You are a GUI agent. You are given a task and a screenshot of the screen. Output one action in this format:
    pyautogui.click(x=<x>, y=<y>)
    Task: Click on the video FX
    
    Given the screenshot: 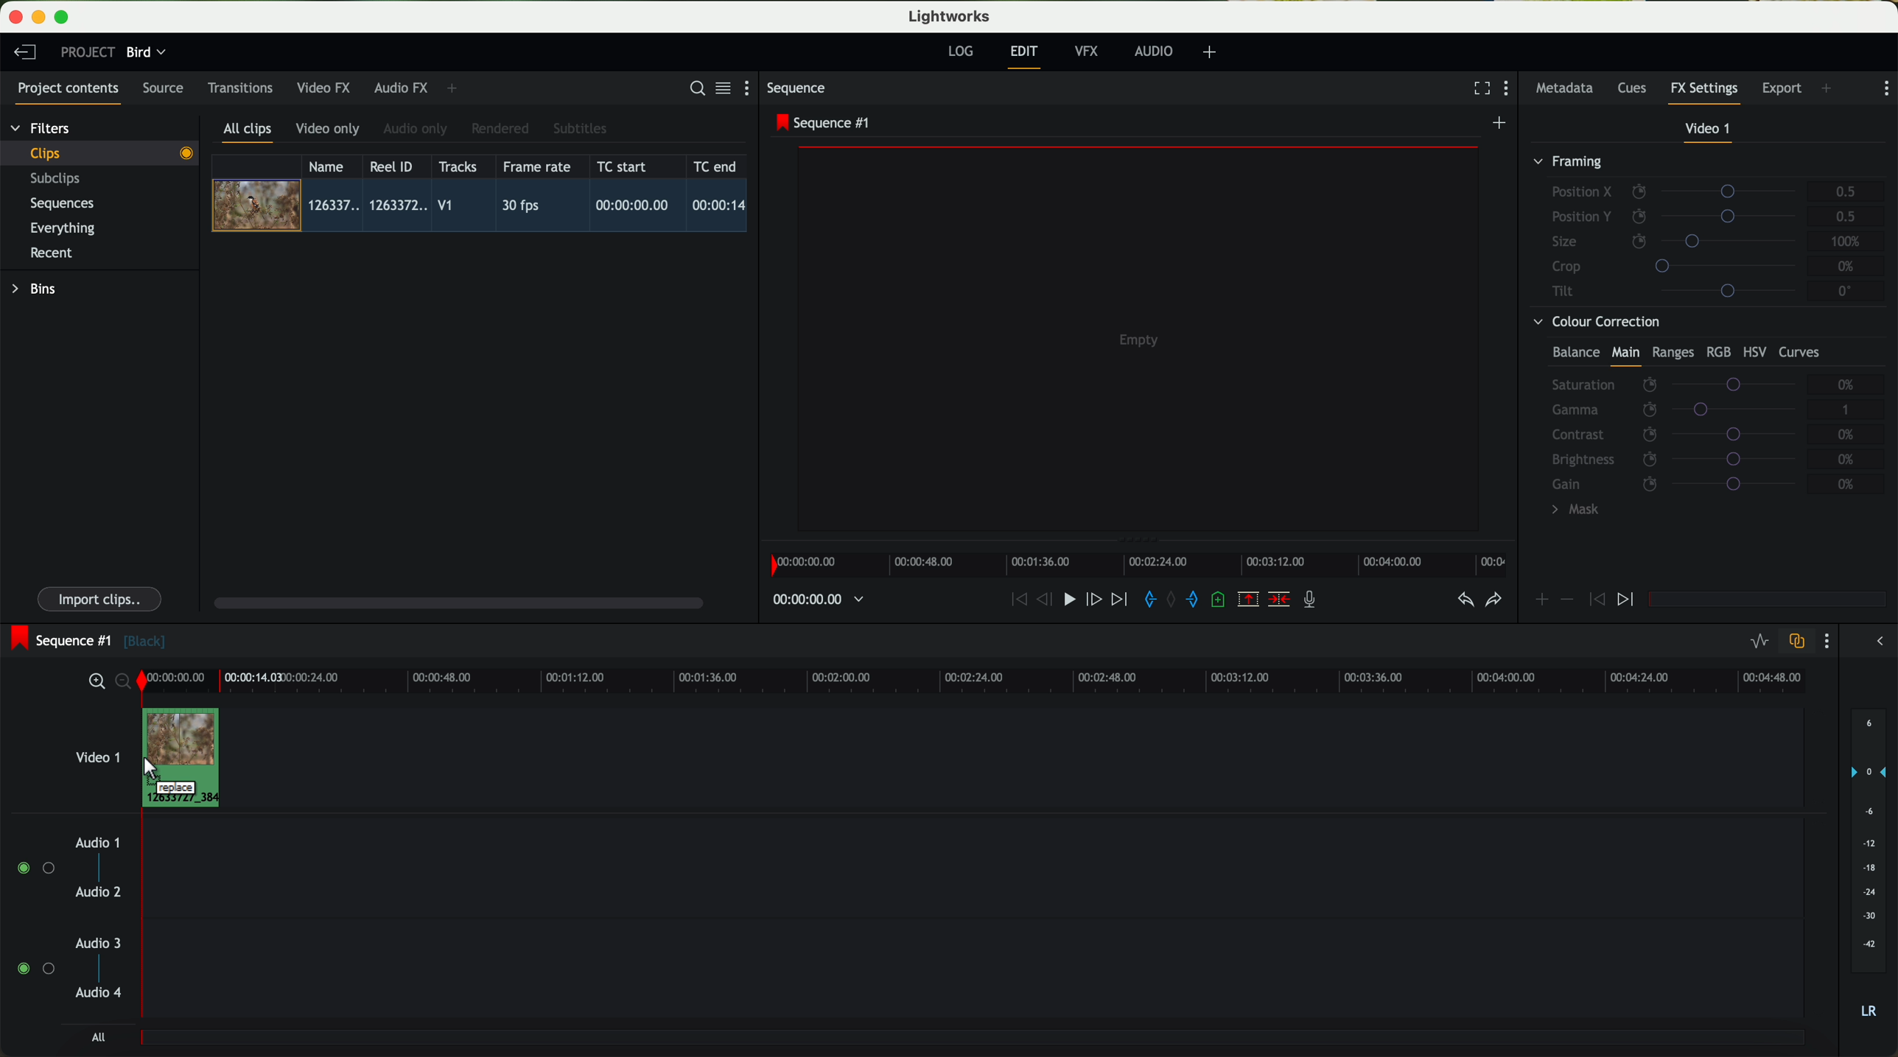 What is the action you would take?
    pyautogui.click(x=327, y=88)
    